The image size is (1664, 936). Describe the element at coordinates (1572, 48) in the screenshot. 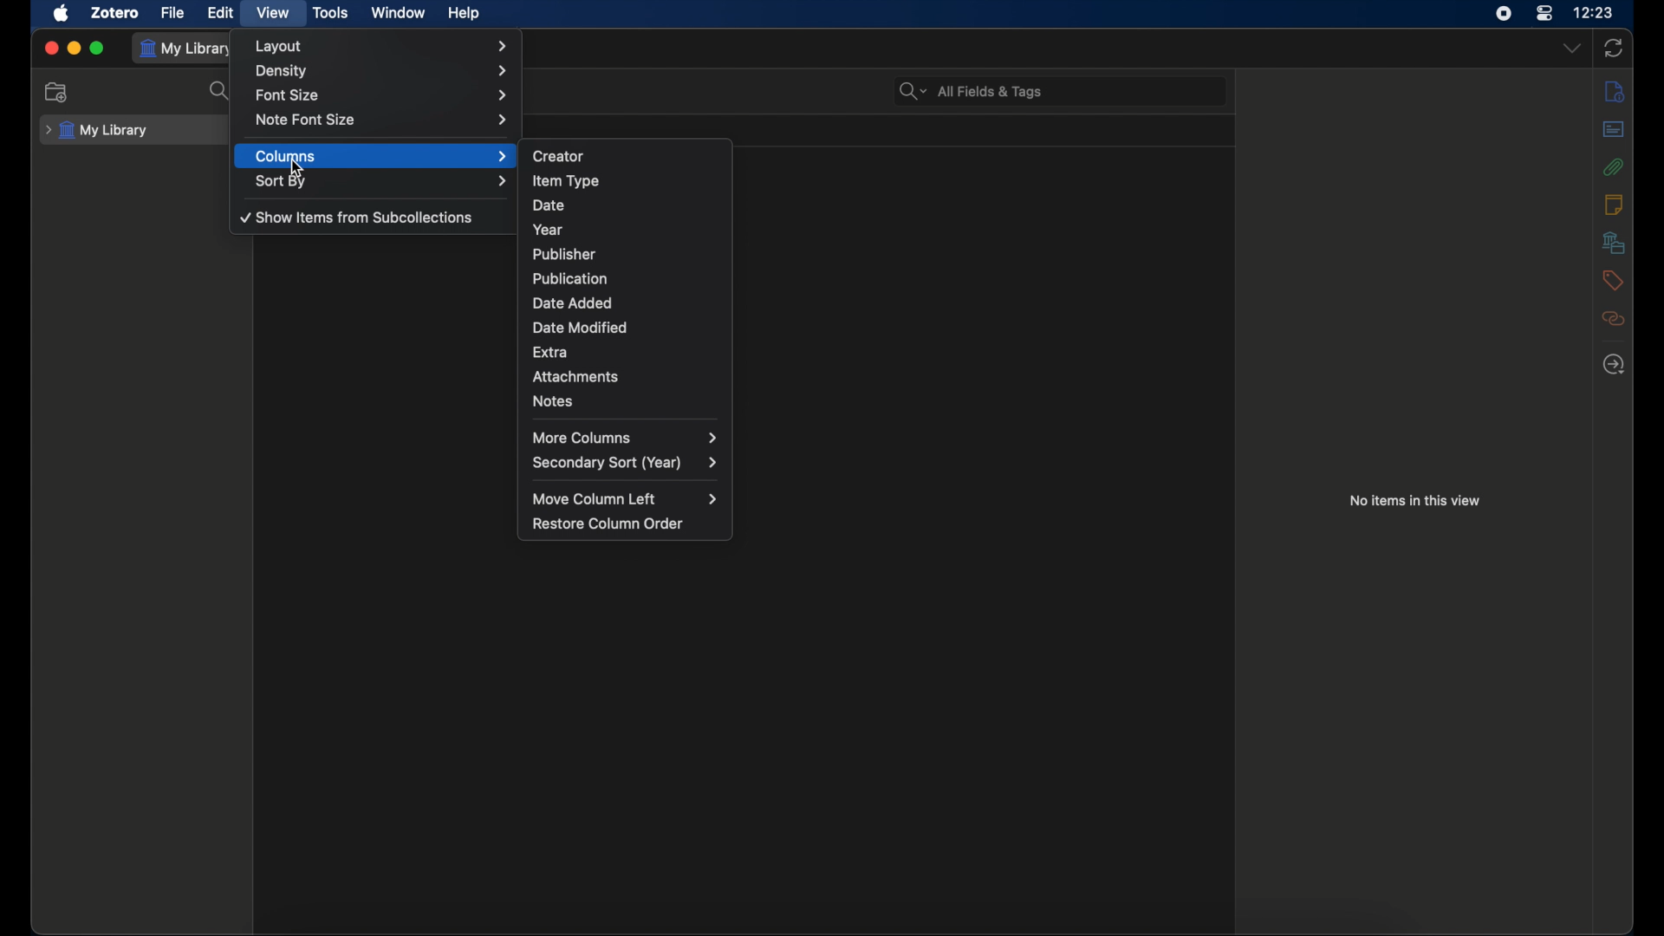

I see `dropdown` at that location.